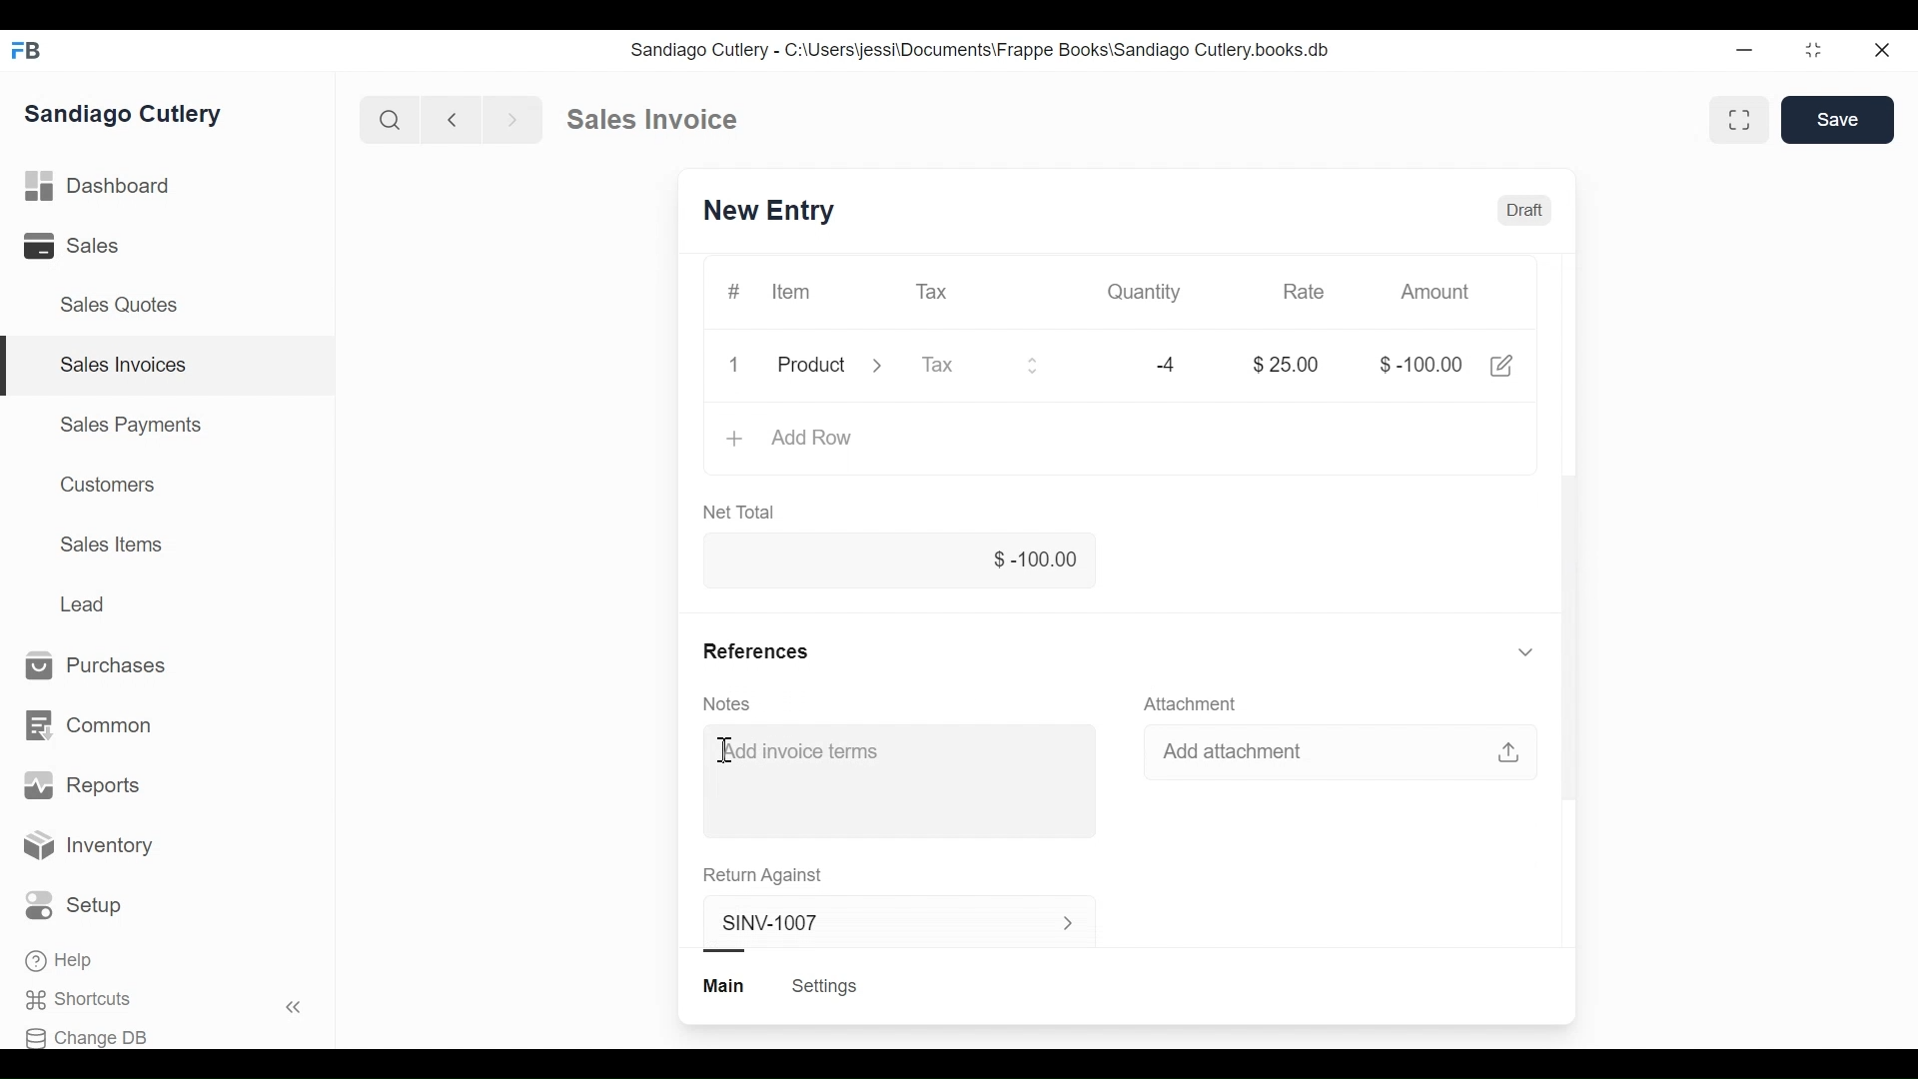 Image resolution: width=1918 pixels, height=1079 pixels. What do you see at coordinates (729, 703) in the screenshot?
I see `Notes` at bounding box center [729, 703].